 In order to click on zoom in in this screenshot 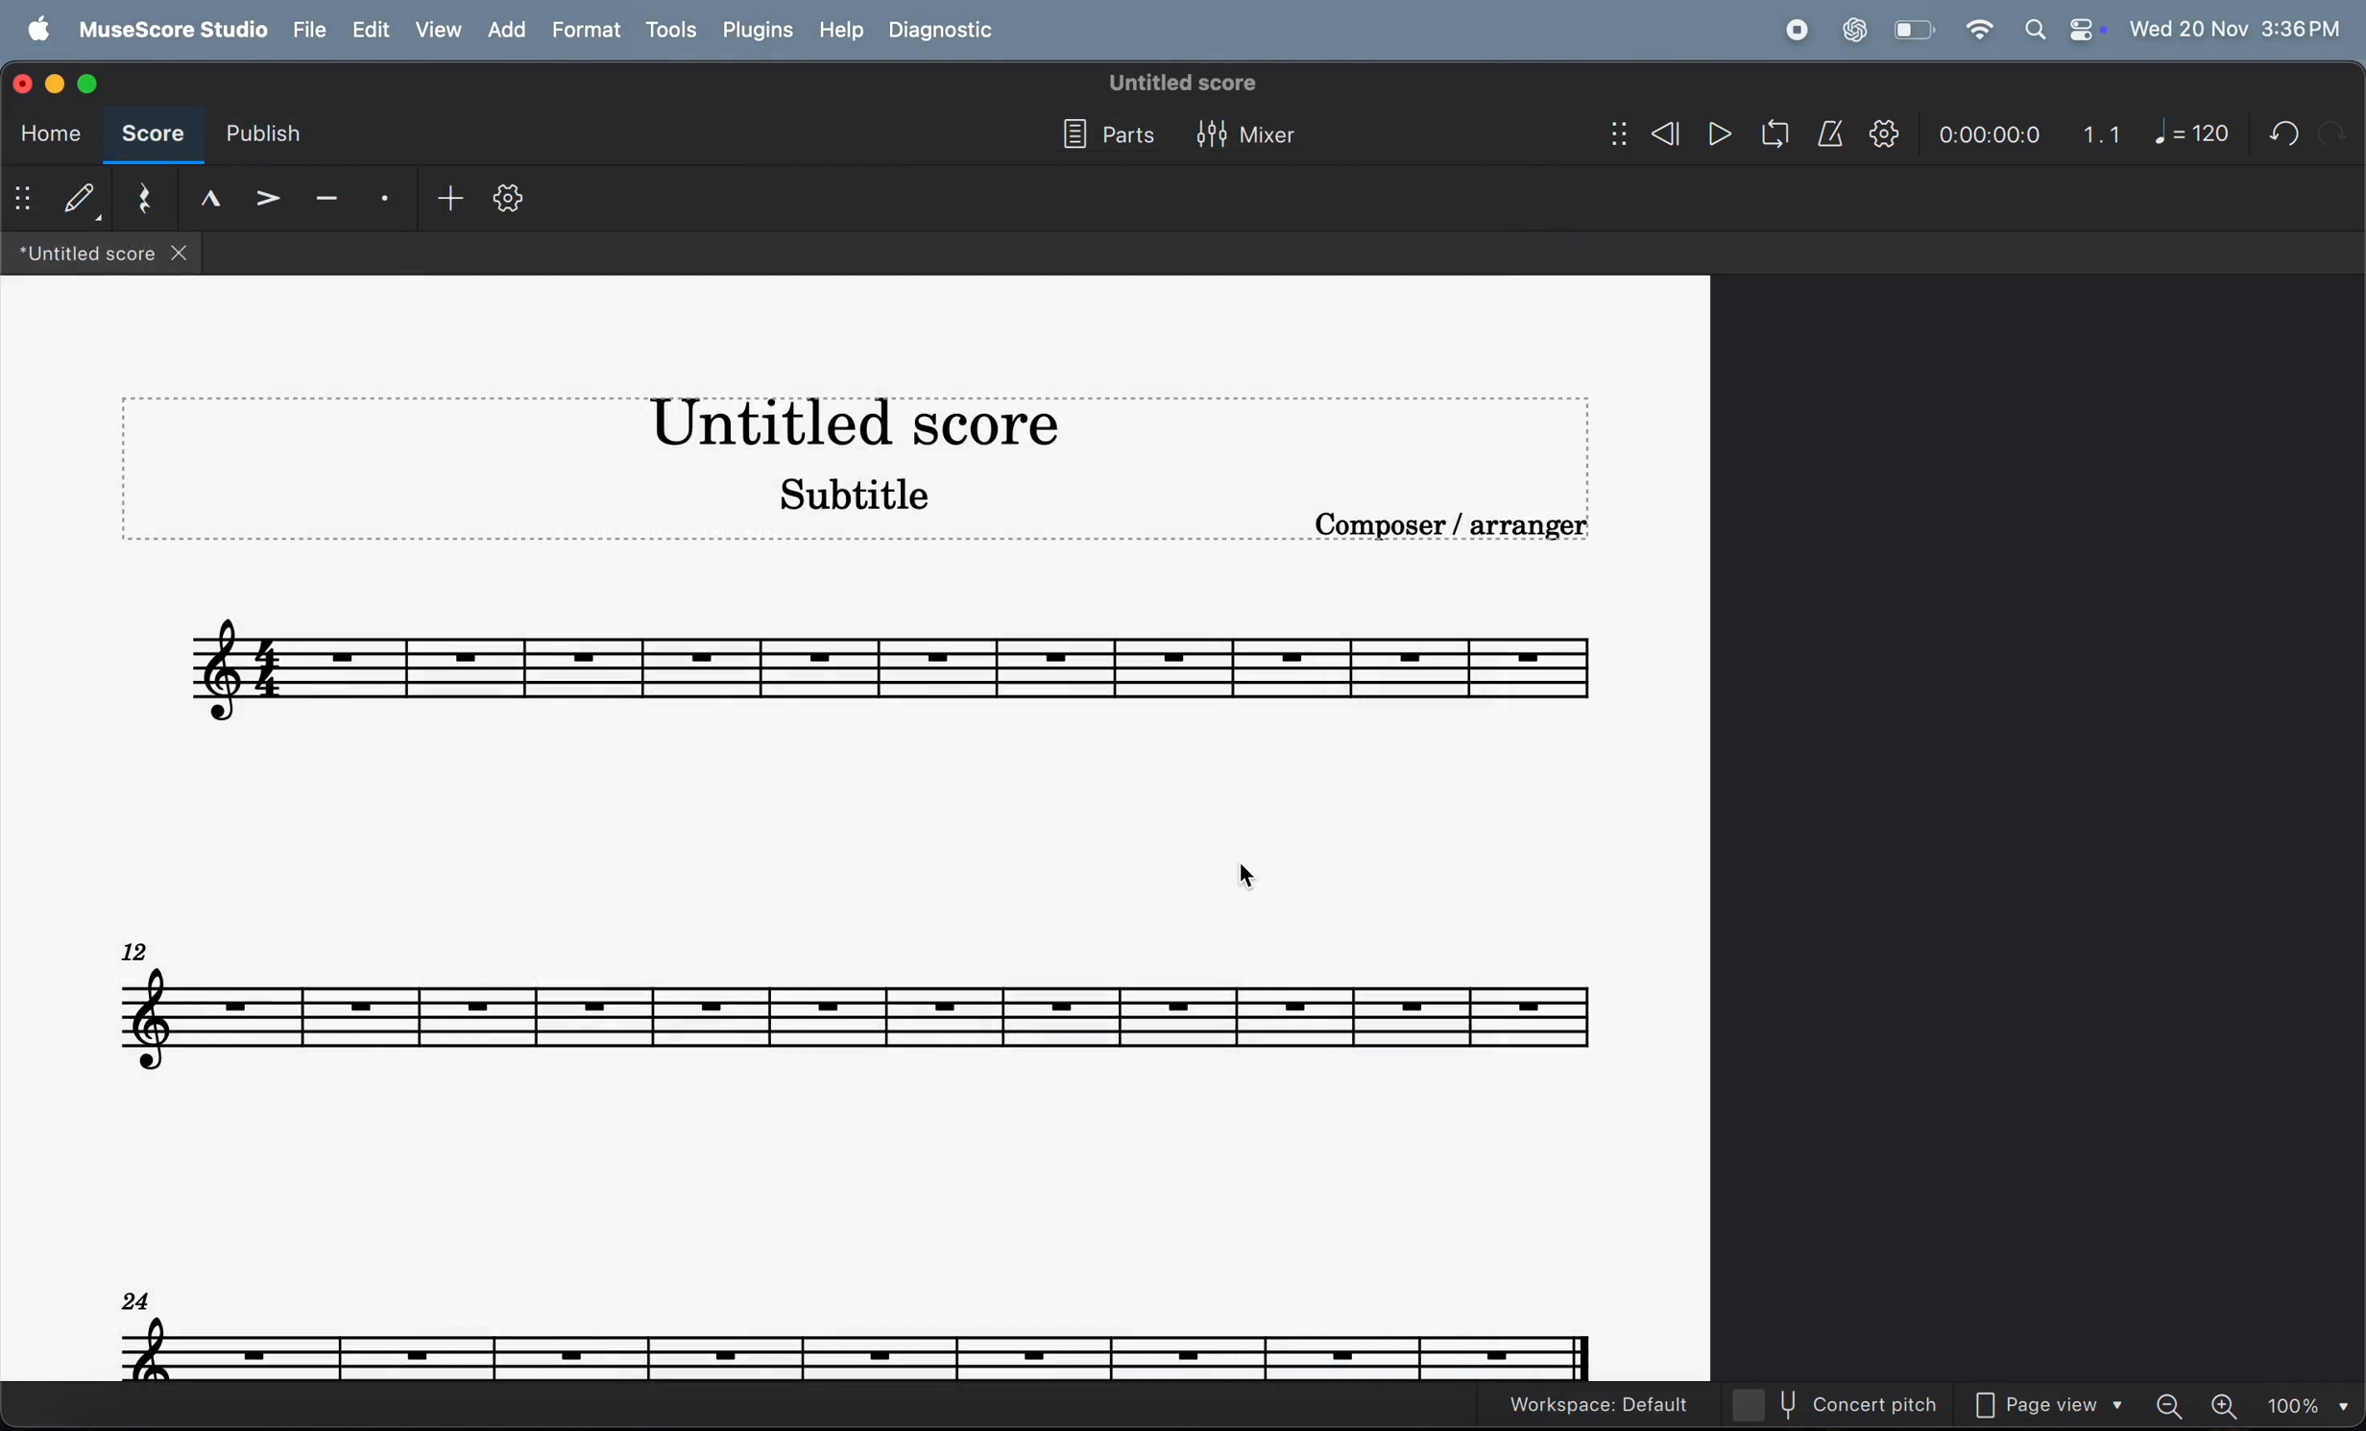, I will do `click(2227, 1405)`.